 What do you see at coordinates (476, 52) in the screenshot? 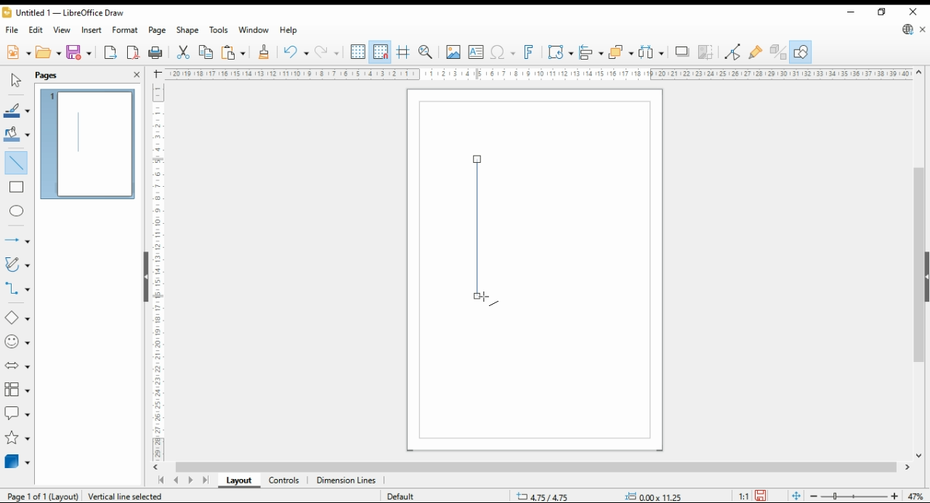
I see `insert text box` at bounding box center [476, 52].